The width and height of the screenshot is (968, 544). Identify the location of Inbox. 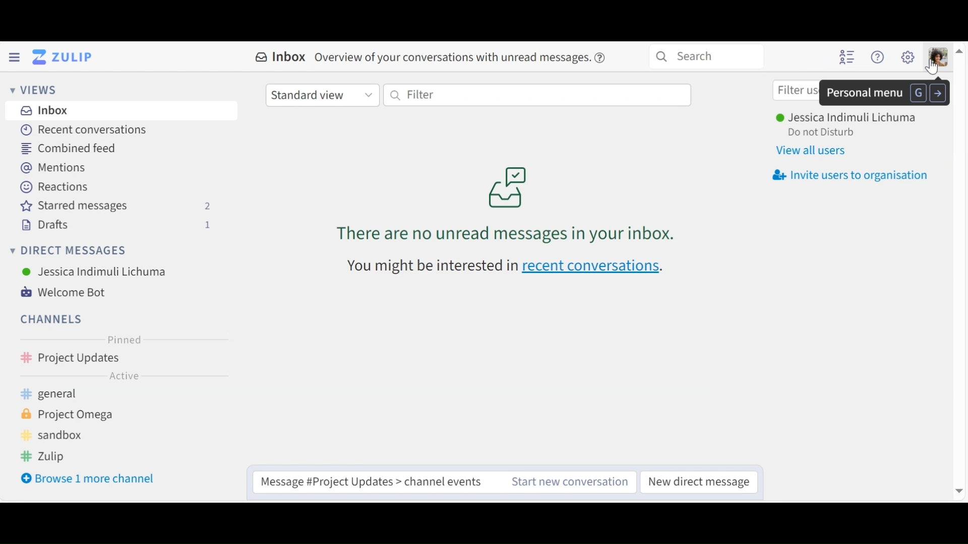
(122, 111).